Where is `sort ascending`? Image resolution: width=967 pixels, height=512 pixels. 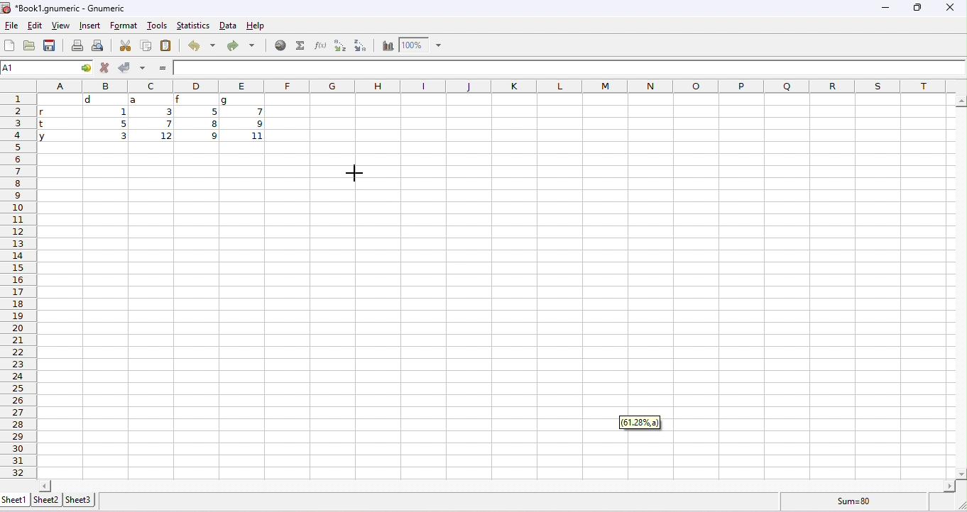 sort ascending is located at coordinates (339, 45).